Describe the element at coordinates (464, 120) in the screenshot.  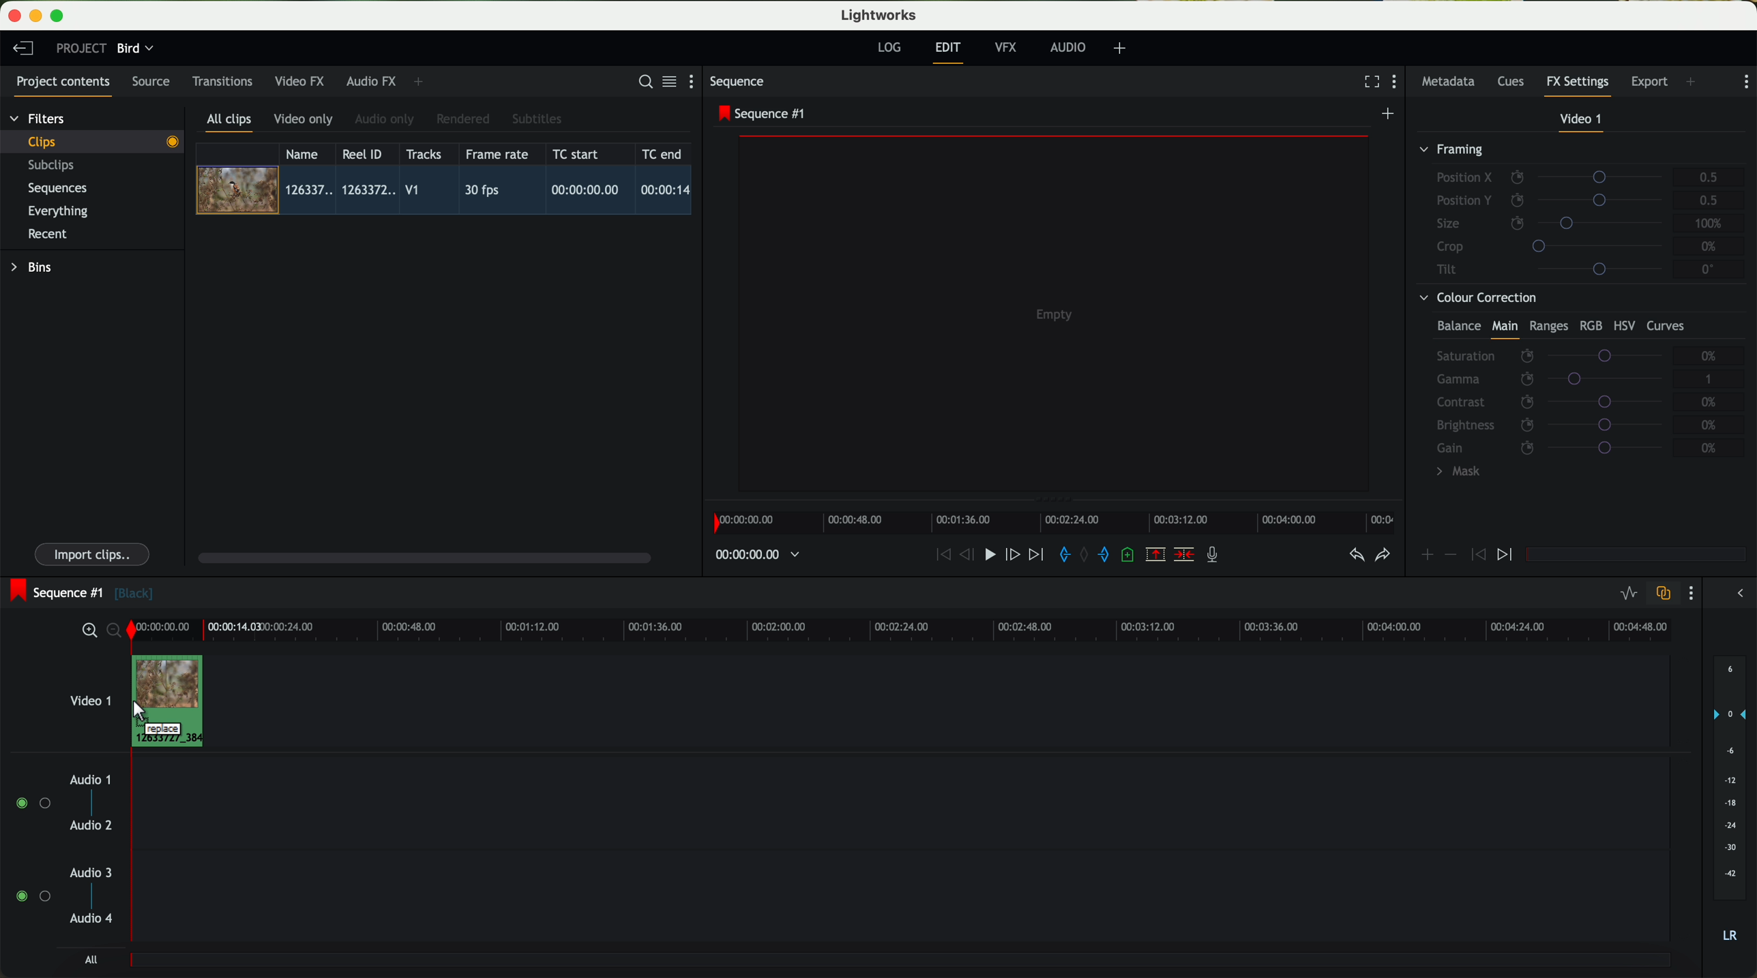
I see `rendered` at that location.